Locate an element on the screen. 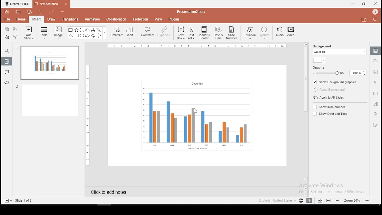 The image size is (382, 215). text art tool is located at coordinates (375, 114).